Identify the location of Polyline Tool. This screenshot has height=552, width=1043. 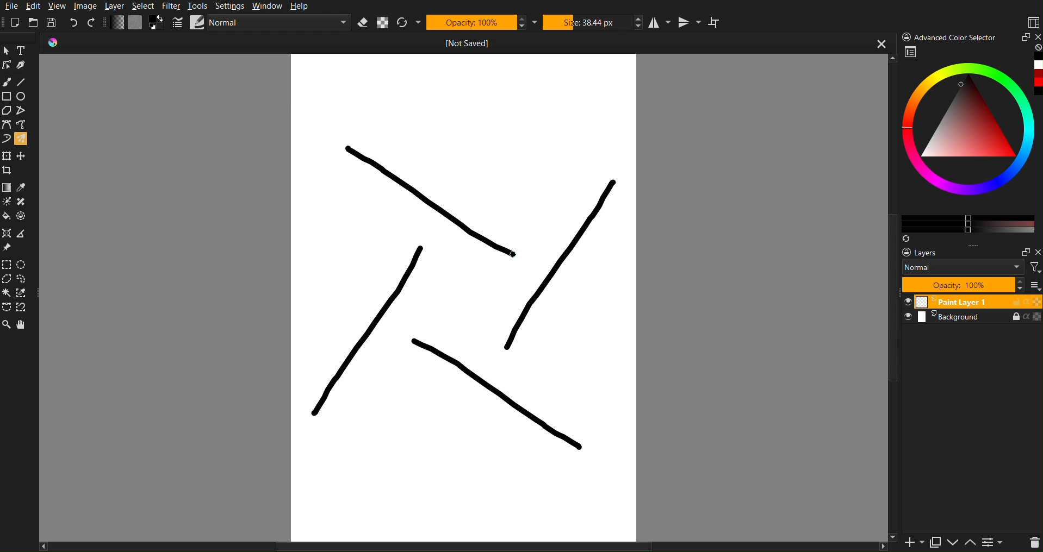
(23, 111).